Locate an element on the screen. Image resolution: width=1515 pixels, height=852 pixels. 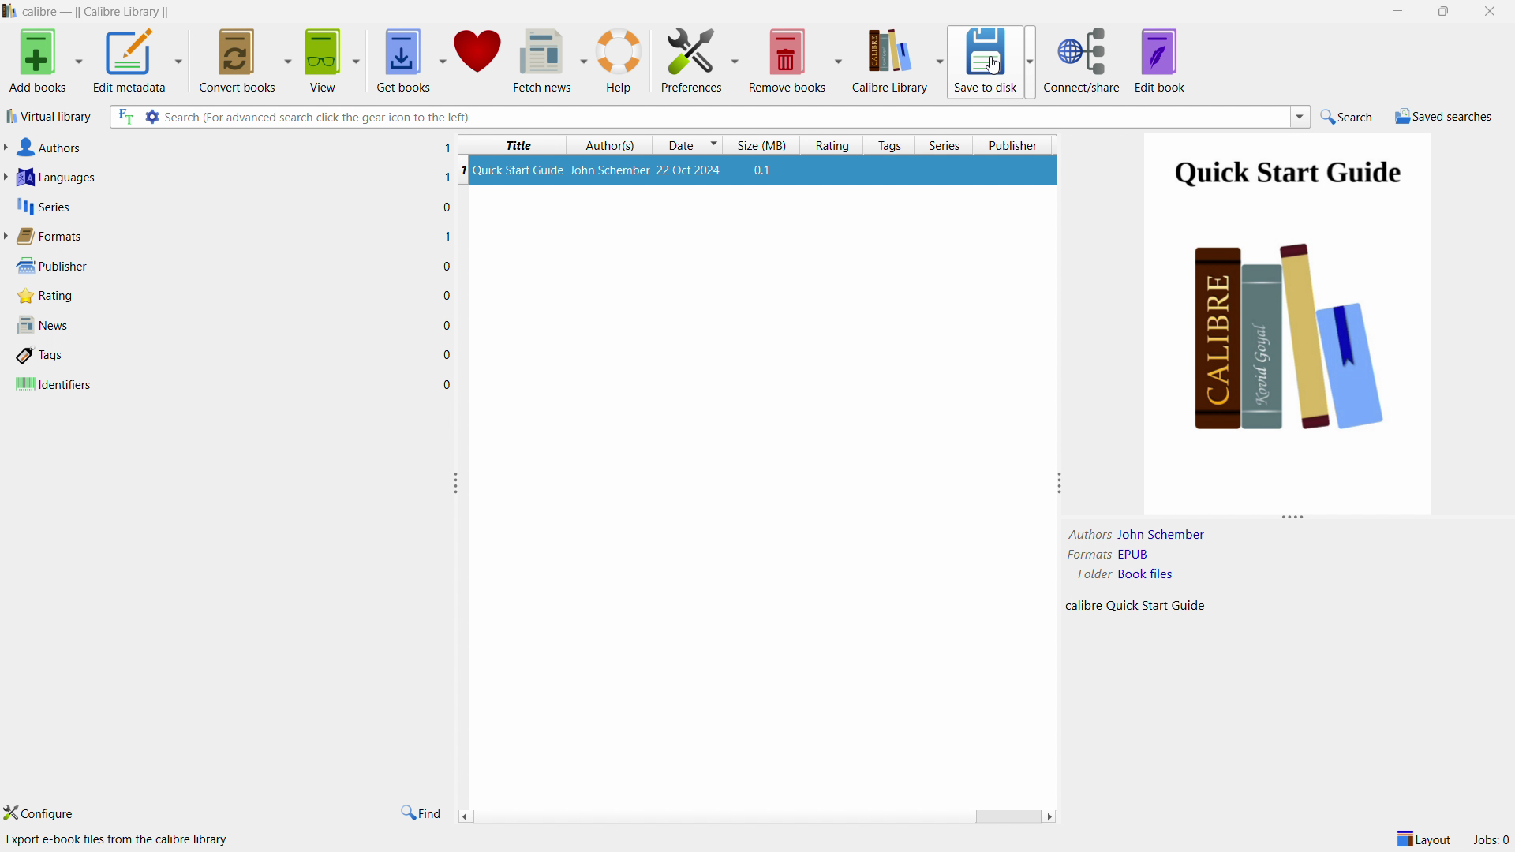
rating is located at coordinates (832, 144).